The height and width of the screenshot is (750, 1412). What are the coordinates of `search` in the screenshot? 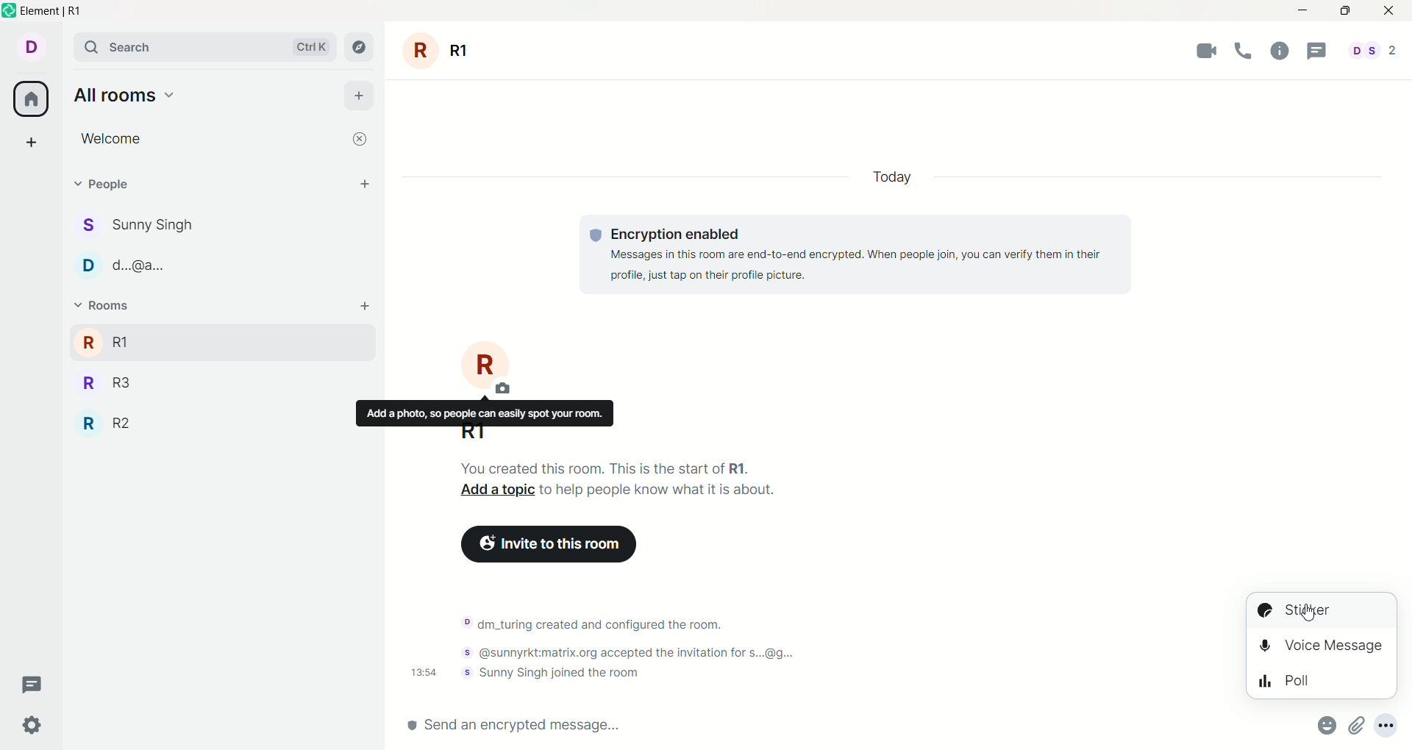 It's located at (207, 46).